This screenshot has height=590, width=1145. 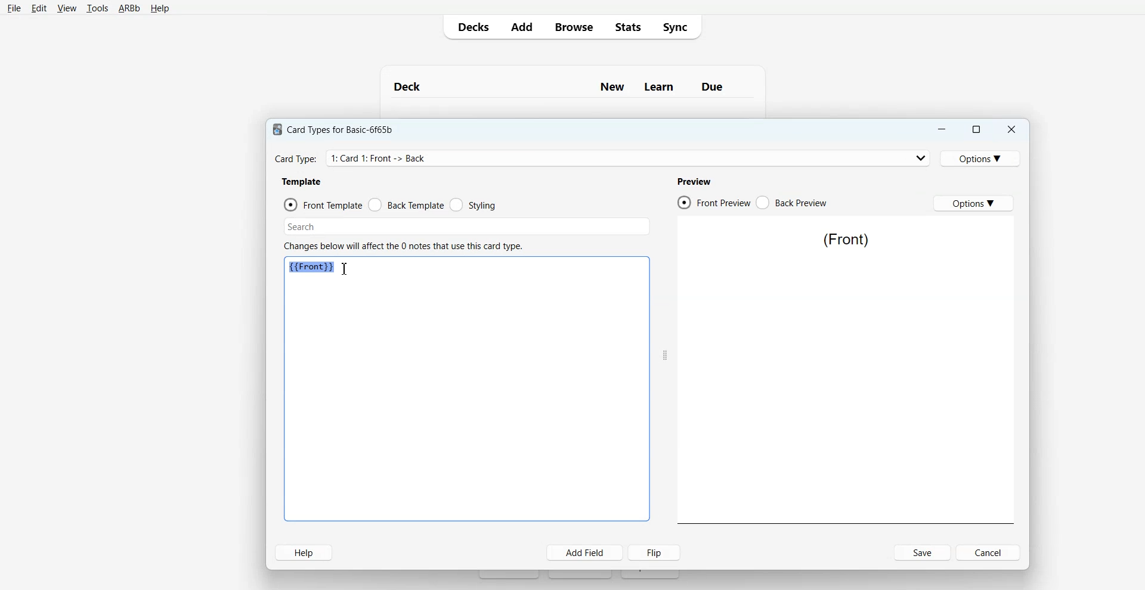 I want to click on Front Template, so click(x=323, y=204).